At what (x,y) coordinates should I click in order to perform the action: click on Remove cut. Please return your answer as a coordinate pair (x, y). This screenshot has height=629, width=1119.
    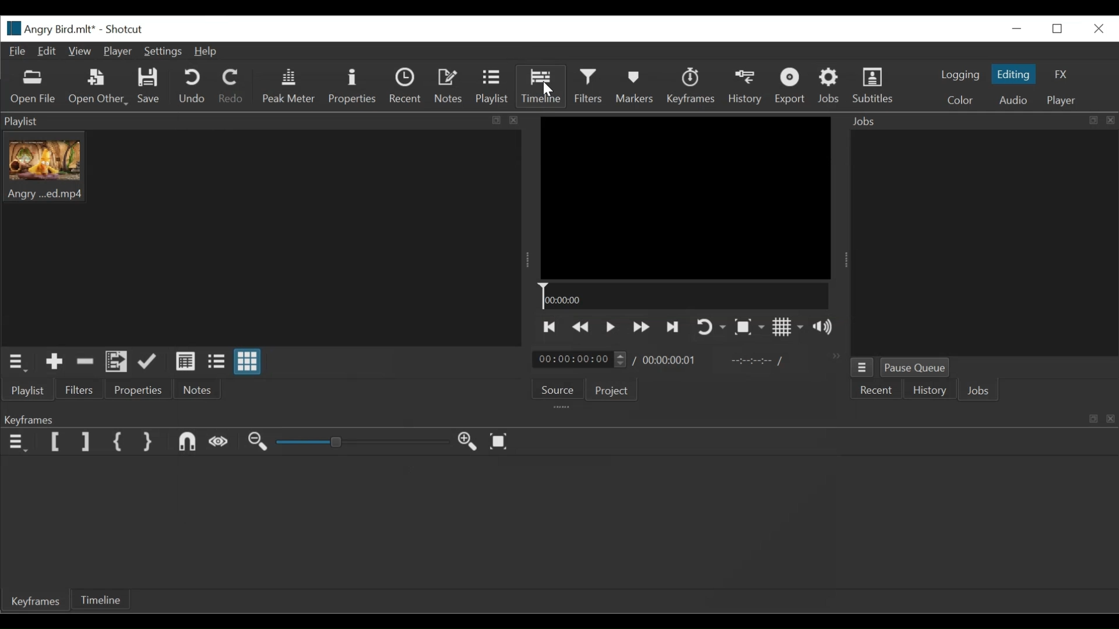
    Looking at the image, I should click on (85, 362).